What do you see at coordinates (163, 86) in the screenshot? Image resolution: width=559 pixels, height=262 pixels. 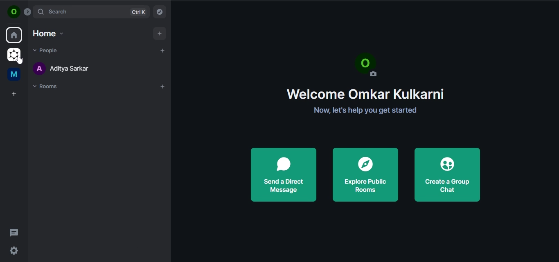 I see `add room ` at bounding box center [163, 86].